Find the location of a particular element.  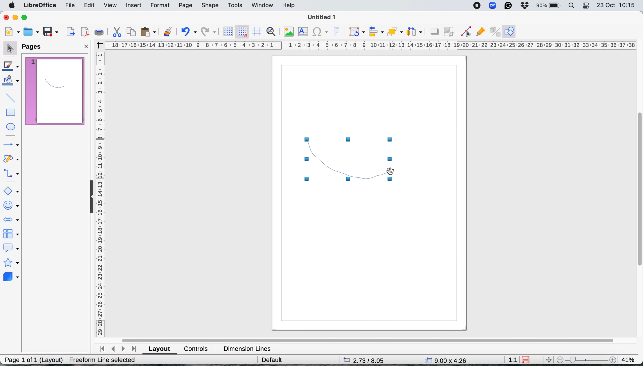

curves and polygons is located at coordinates (11, 158).